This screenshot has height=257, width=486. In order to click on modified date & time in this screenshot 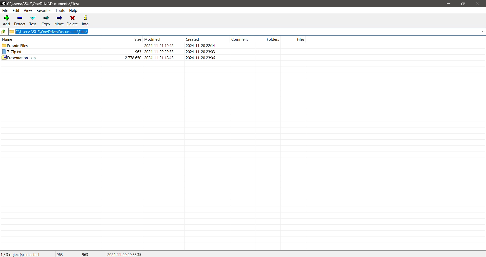, I will do `click(159, 52)`.